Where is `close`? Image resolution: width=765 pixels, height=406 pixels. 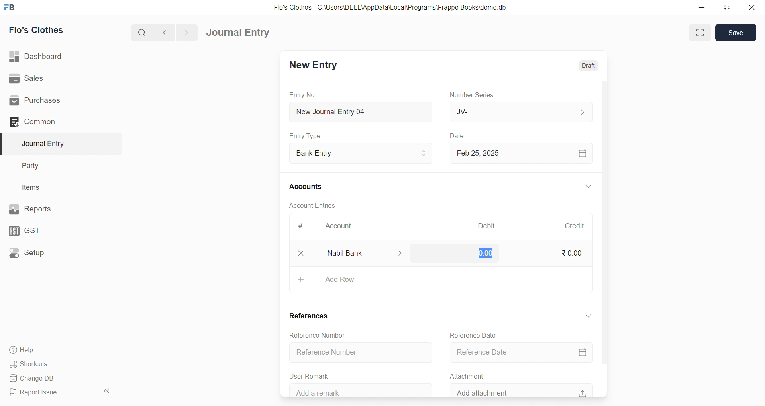 close is located at coordinates (749, 7).